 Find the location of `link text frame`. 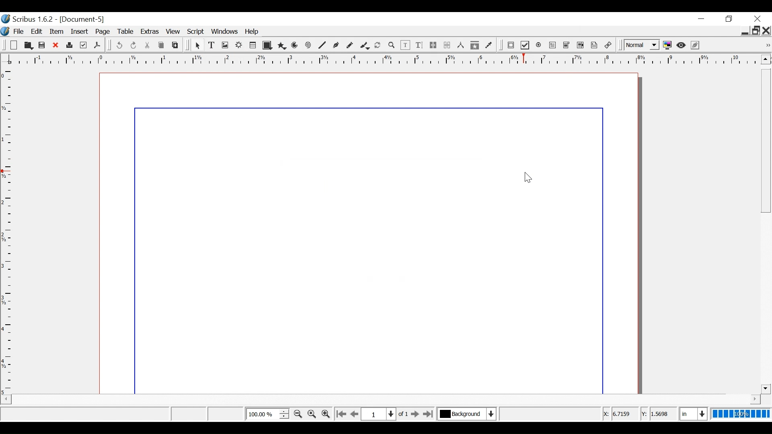

link text frame is located at coordinates (433, 45).